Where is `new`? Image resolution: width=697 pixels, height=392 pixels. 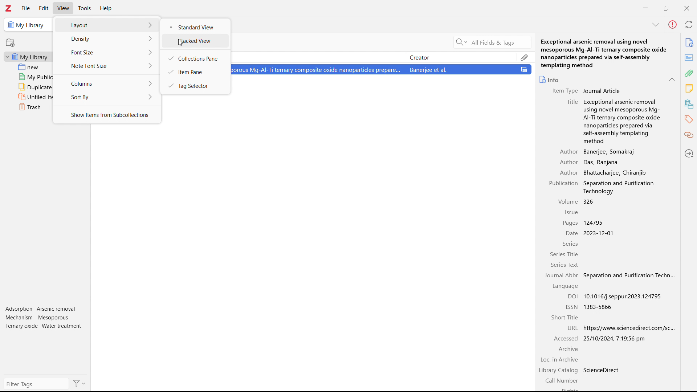 new is located at coordinates (27, 67).